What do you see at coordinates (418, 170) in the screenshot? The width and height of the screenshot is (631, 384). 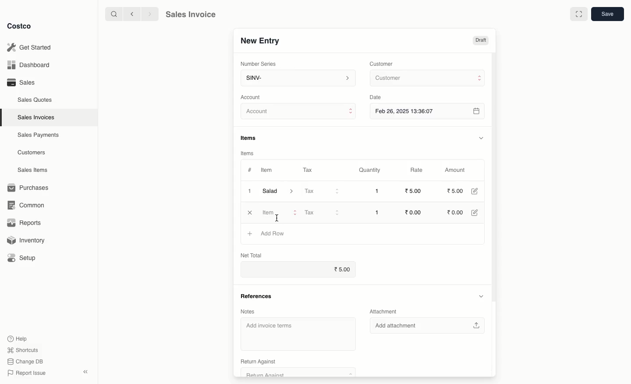 I see `Rate` at bounding box center [418, 170].